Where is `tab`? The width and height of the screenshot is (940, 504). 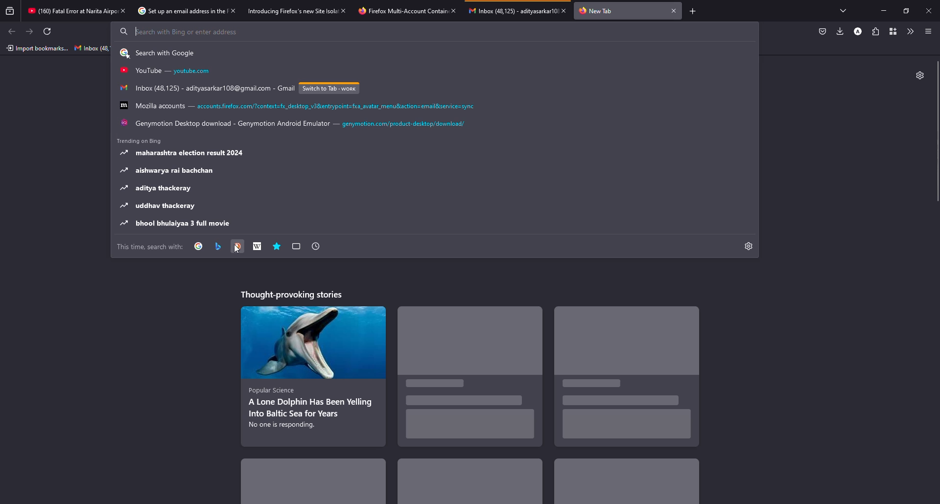 tab is located at coordinates (508, 14).